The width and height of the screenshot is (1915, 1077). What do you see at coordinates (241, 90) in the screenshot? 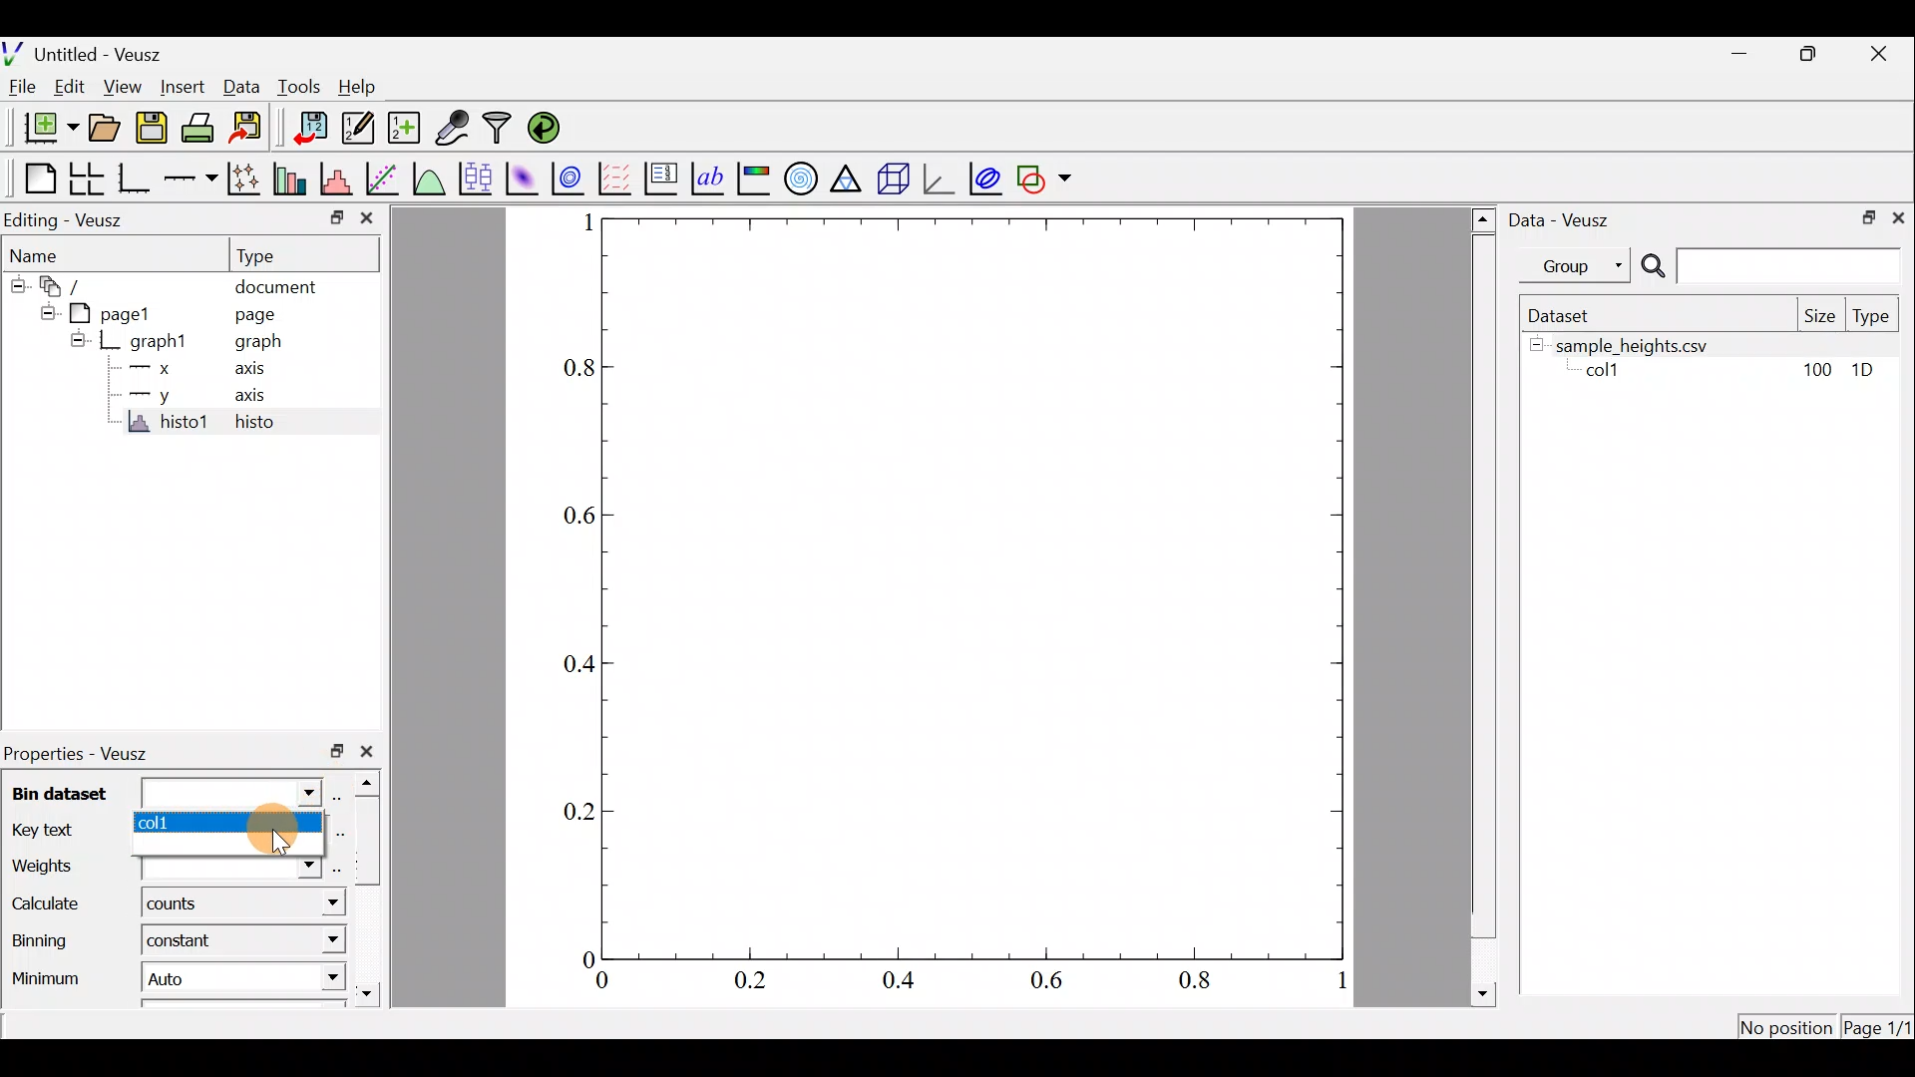
I see `Data` at bounding box center [241, 90].